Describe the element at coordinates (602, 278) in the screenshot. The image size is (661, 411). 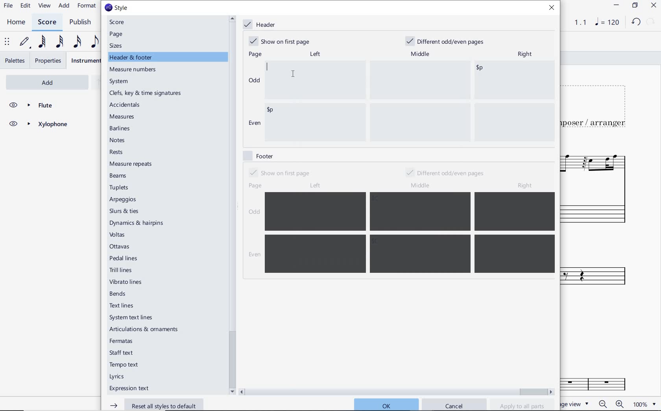
I see `Xylophone` at that location.